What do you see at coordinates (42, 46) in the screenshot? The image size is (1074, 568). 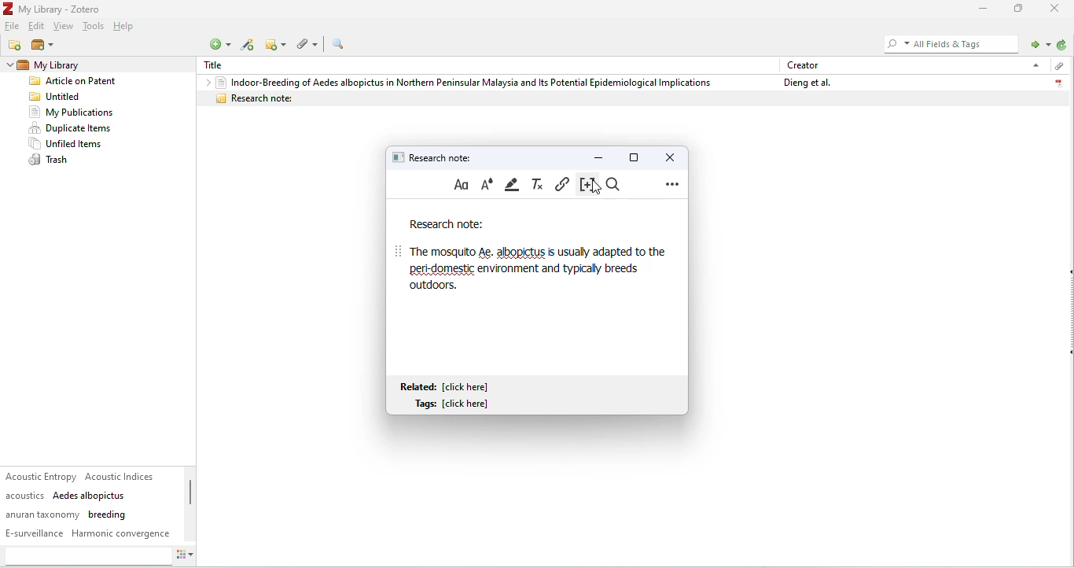 I see `new library` at bounding box center [42, 46].